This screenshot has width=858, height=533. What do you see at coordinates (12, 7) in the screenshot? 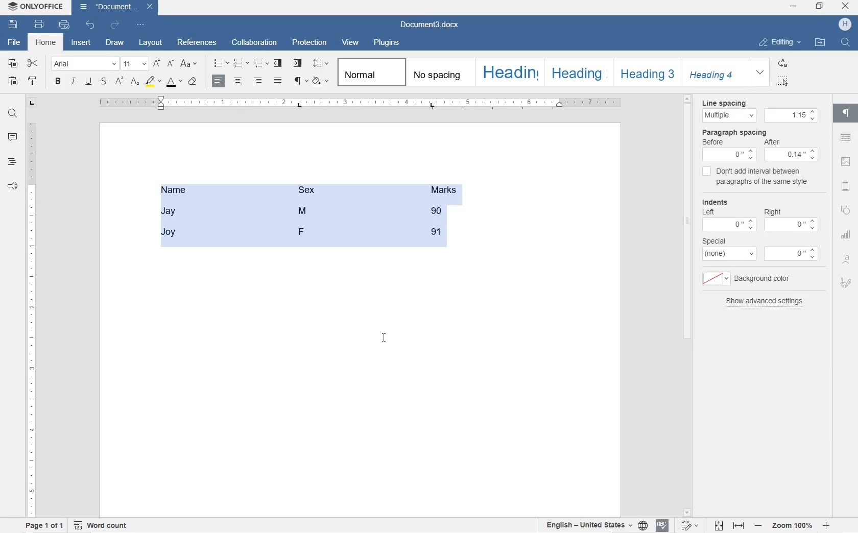
I see `system logo` at bounding box center [12, 7].